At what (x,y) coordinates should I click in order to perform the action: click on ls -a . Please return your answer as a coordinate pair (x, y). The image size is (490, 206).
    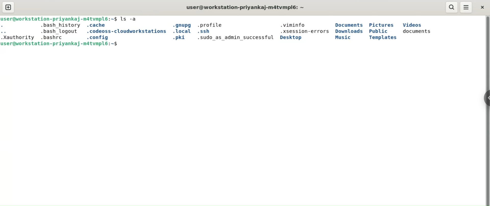
    Looking at the image, I should click on (132, 18).